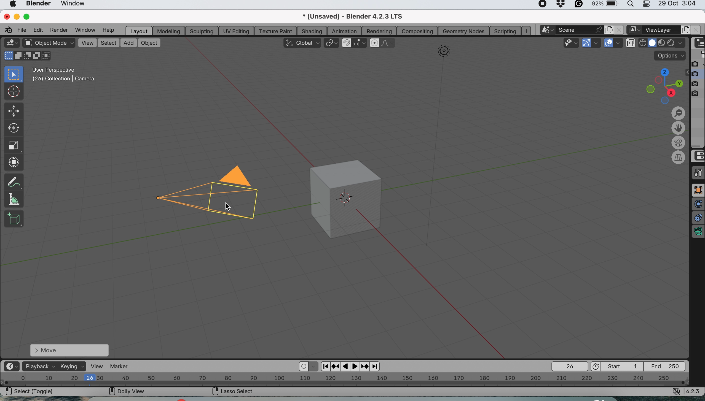 This screenshot has width=705, height=401. I want to click on help, so click(108, 31).